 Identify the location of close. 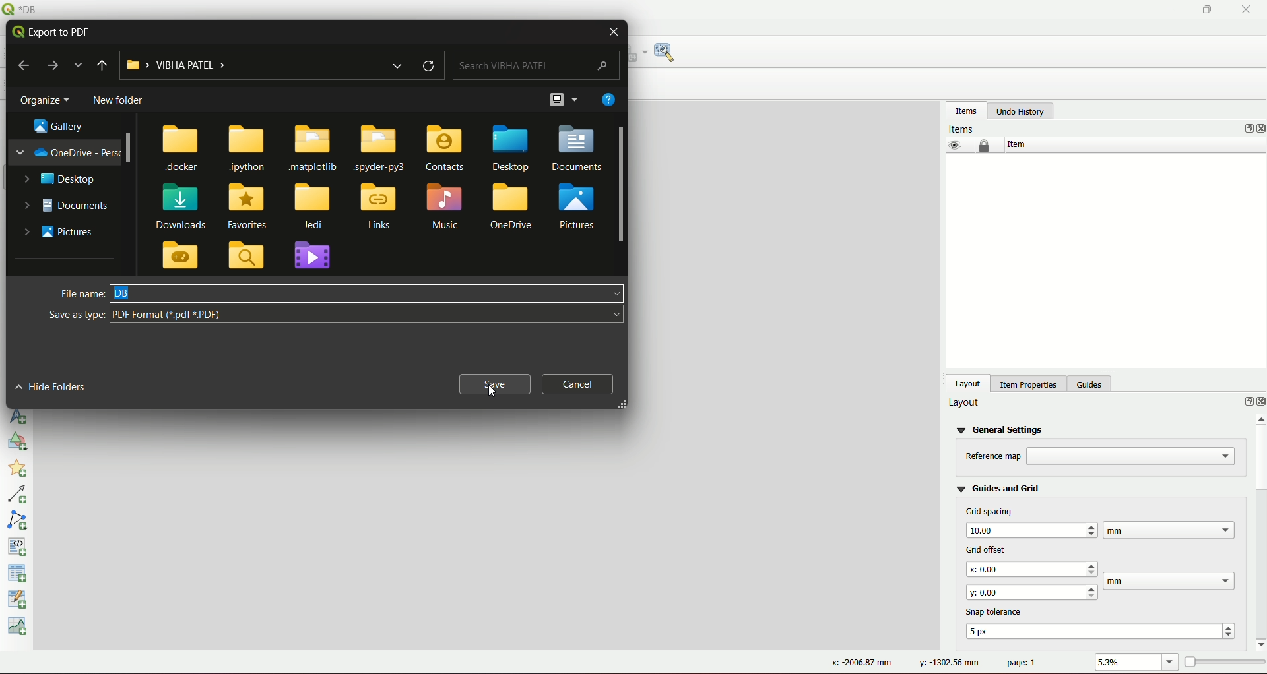
(1246, 10).